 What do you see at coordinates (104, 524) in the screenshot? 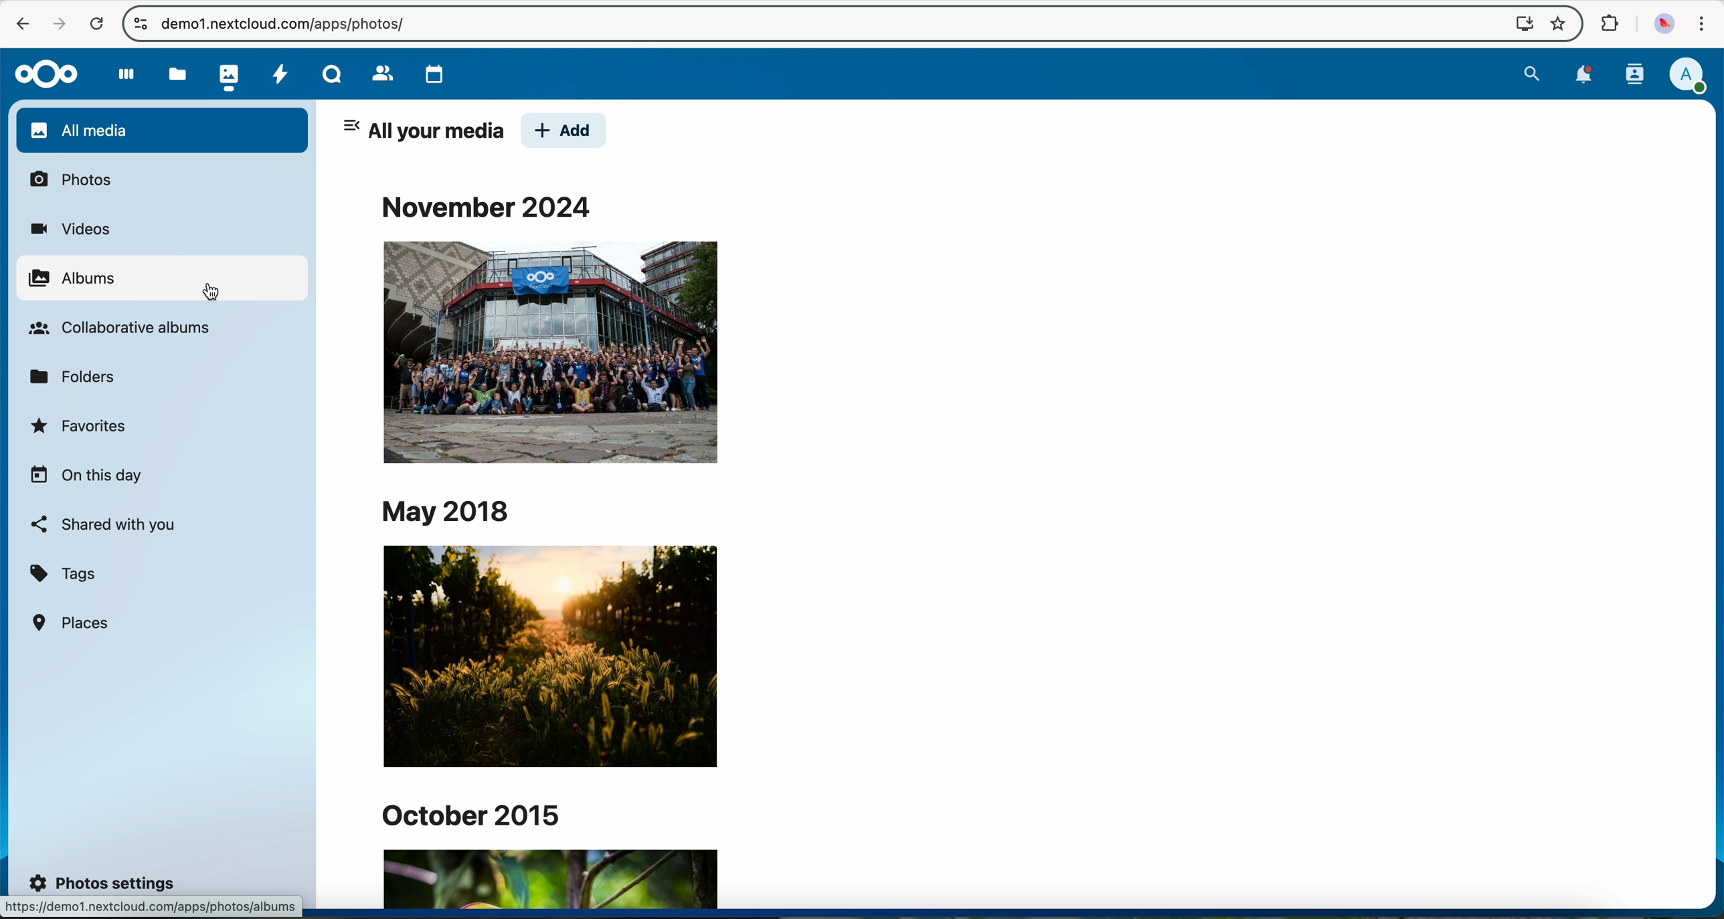
I see `shared with you` at bounding box center [104, 524].